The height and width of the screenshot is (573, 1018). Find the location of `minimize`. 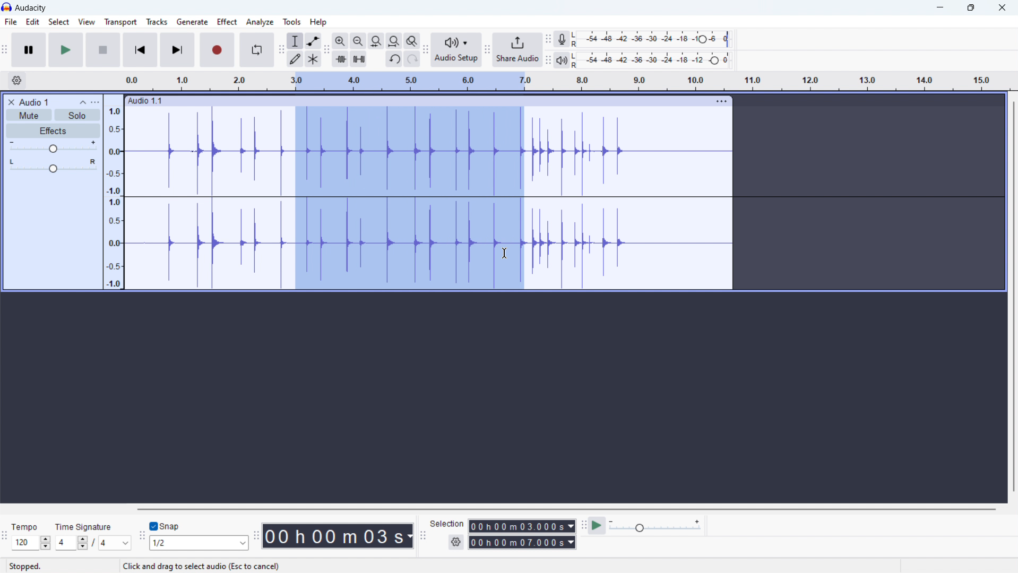

minimize is located at coordinates (940, 8).